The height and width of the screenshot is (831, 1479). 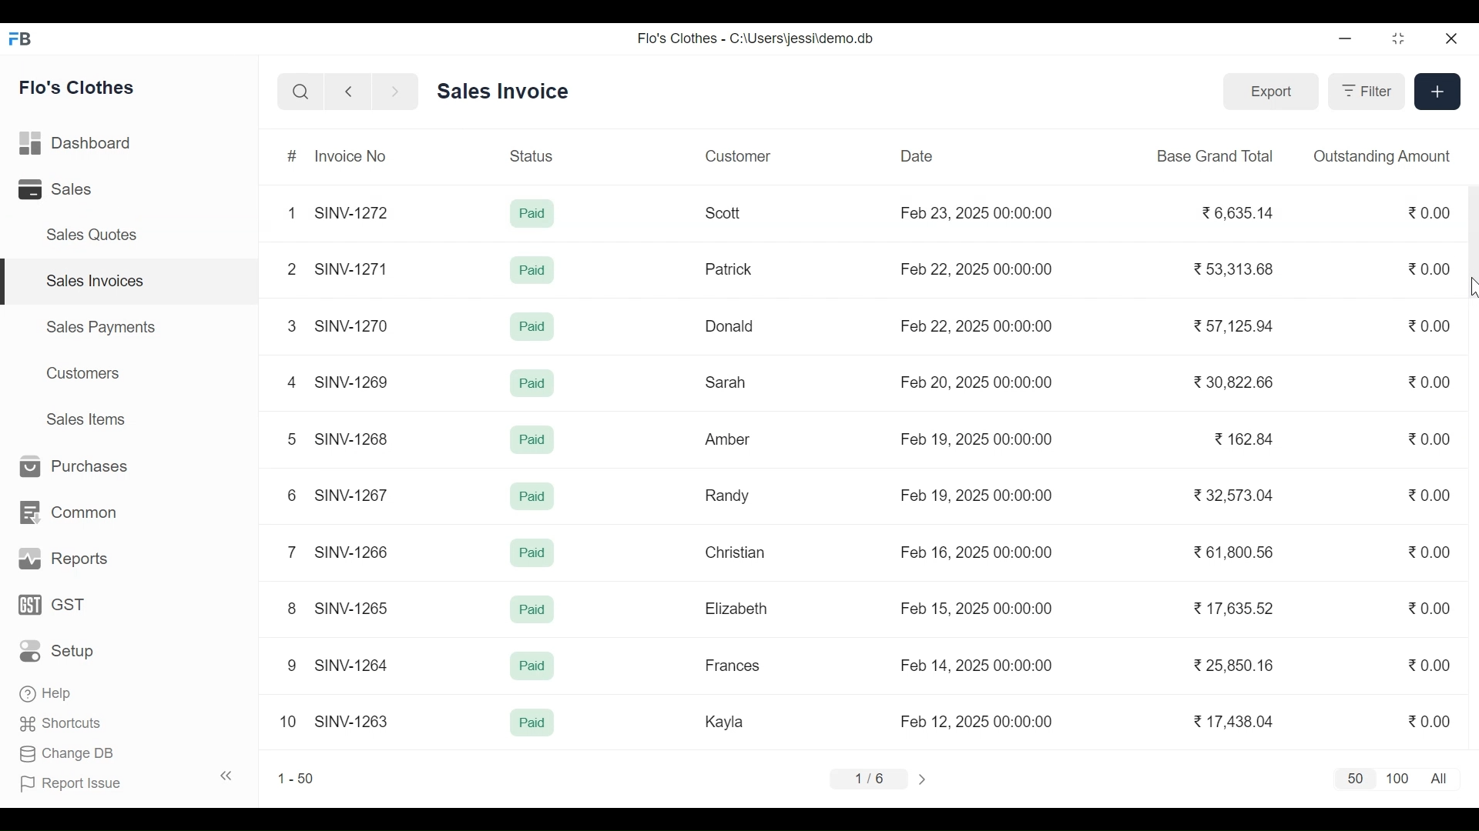 I want to click on Shortcuts, so click(x=62, y=726).